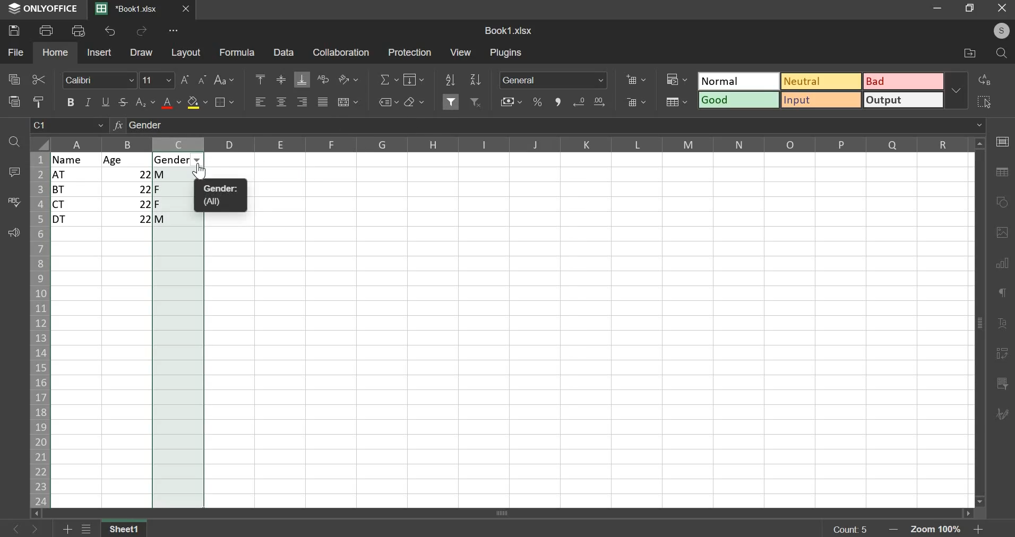 Image resolution: width=1015 pixels, height=537 pixels. I want to click on insert, so click(99, 51).